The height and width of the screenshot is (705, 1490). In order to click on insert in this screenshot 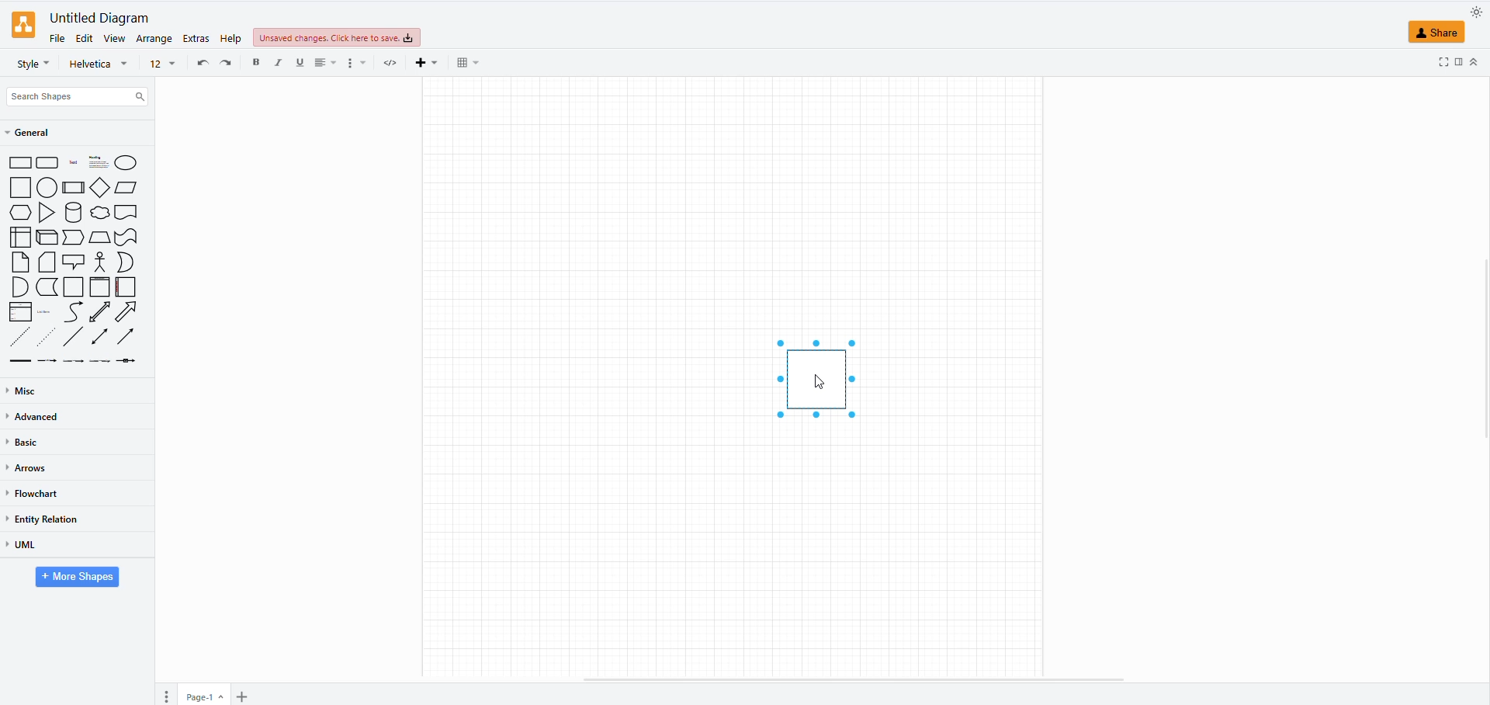, I will do `click(431, 62)`.